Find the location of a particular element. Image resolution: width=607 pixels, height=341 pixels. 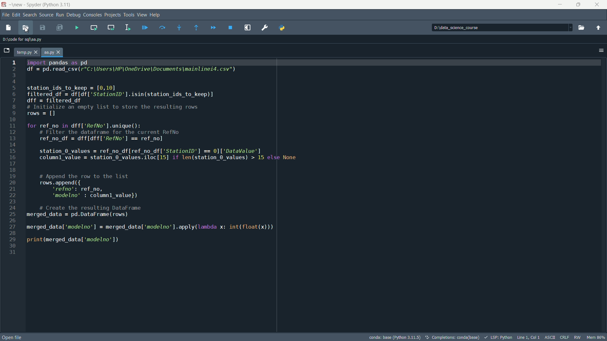

execute current line is located at coordinates (162, 27).